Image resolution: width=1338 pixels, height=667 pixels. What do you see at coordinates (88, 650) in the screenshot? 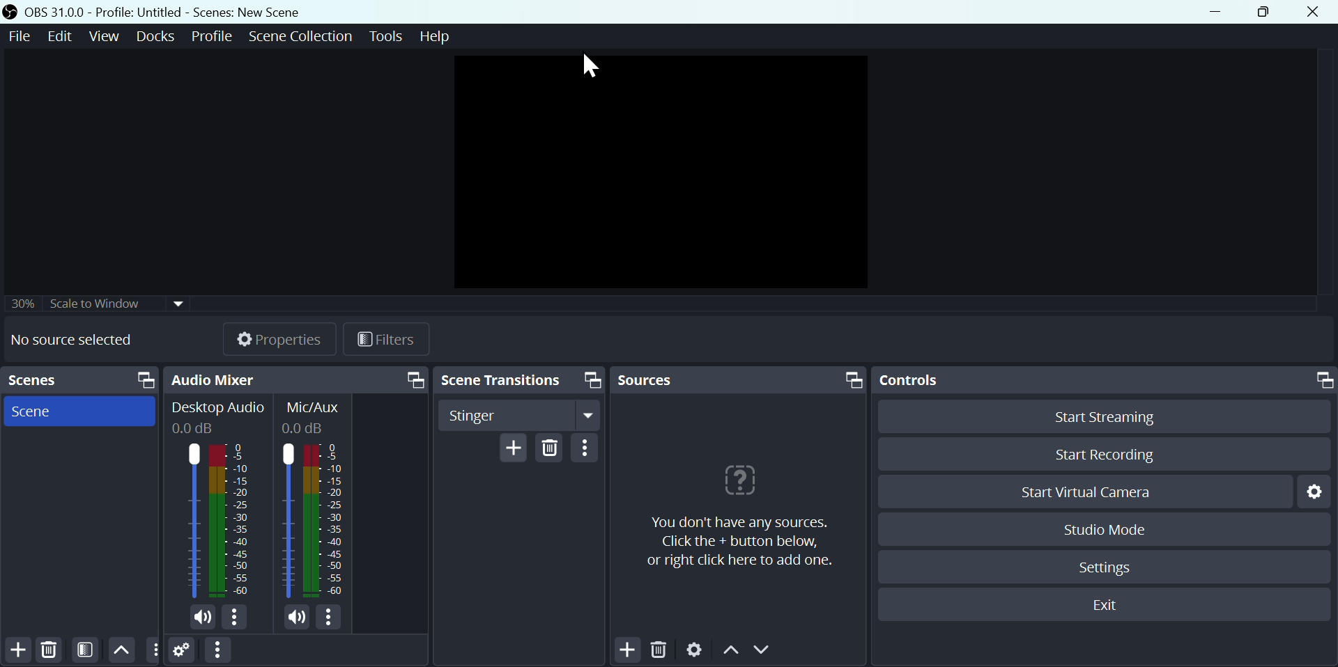
I see `Filter` at bounding box center [88, 650].